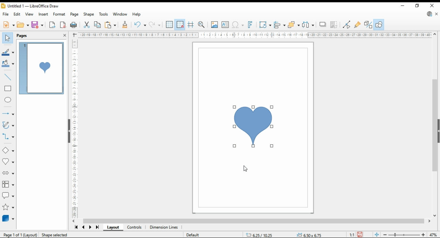  I want to click on insert line, so click(8, 76).